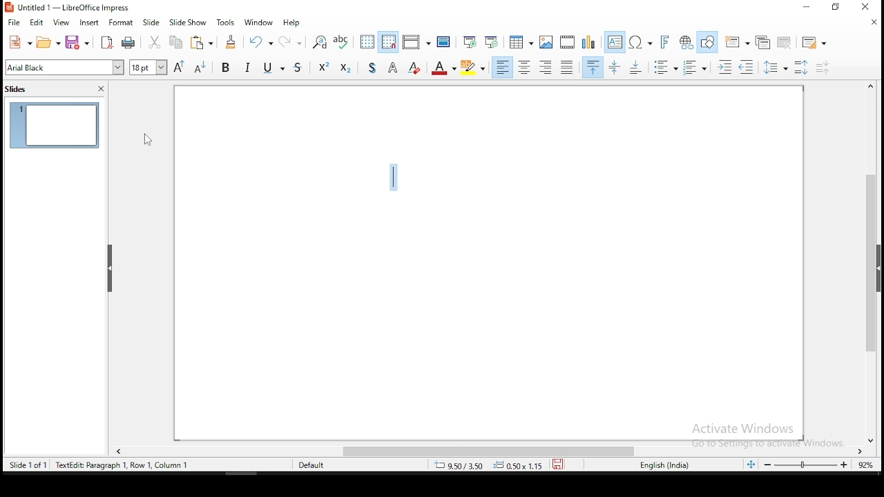  I want to click on display grid, so click(368, 42).